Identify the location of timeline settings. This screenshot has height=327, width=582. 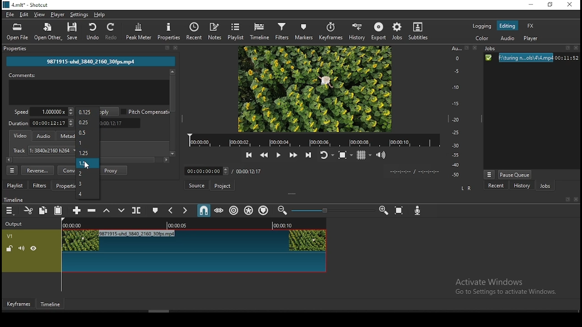
(10, 210).